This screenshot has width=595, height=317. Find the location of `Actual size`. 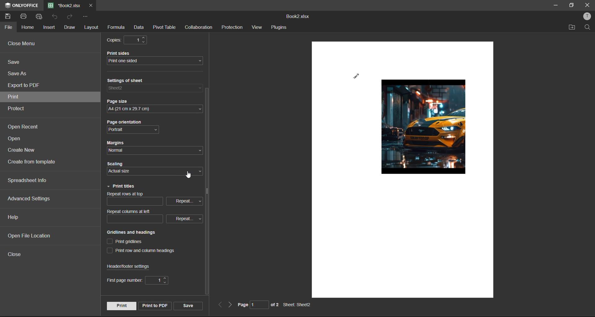

Actual size is located at coordinates (119, 172).